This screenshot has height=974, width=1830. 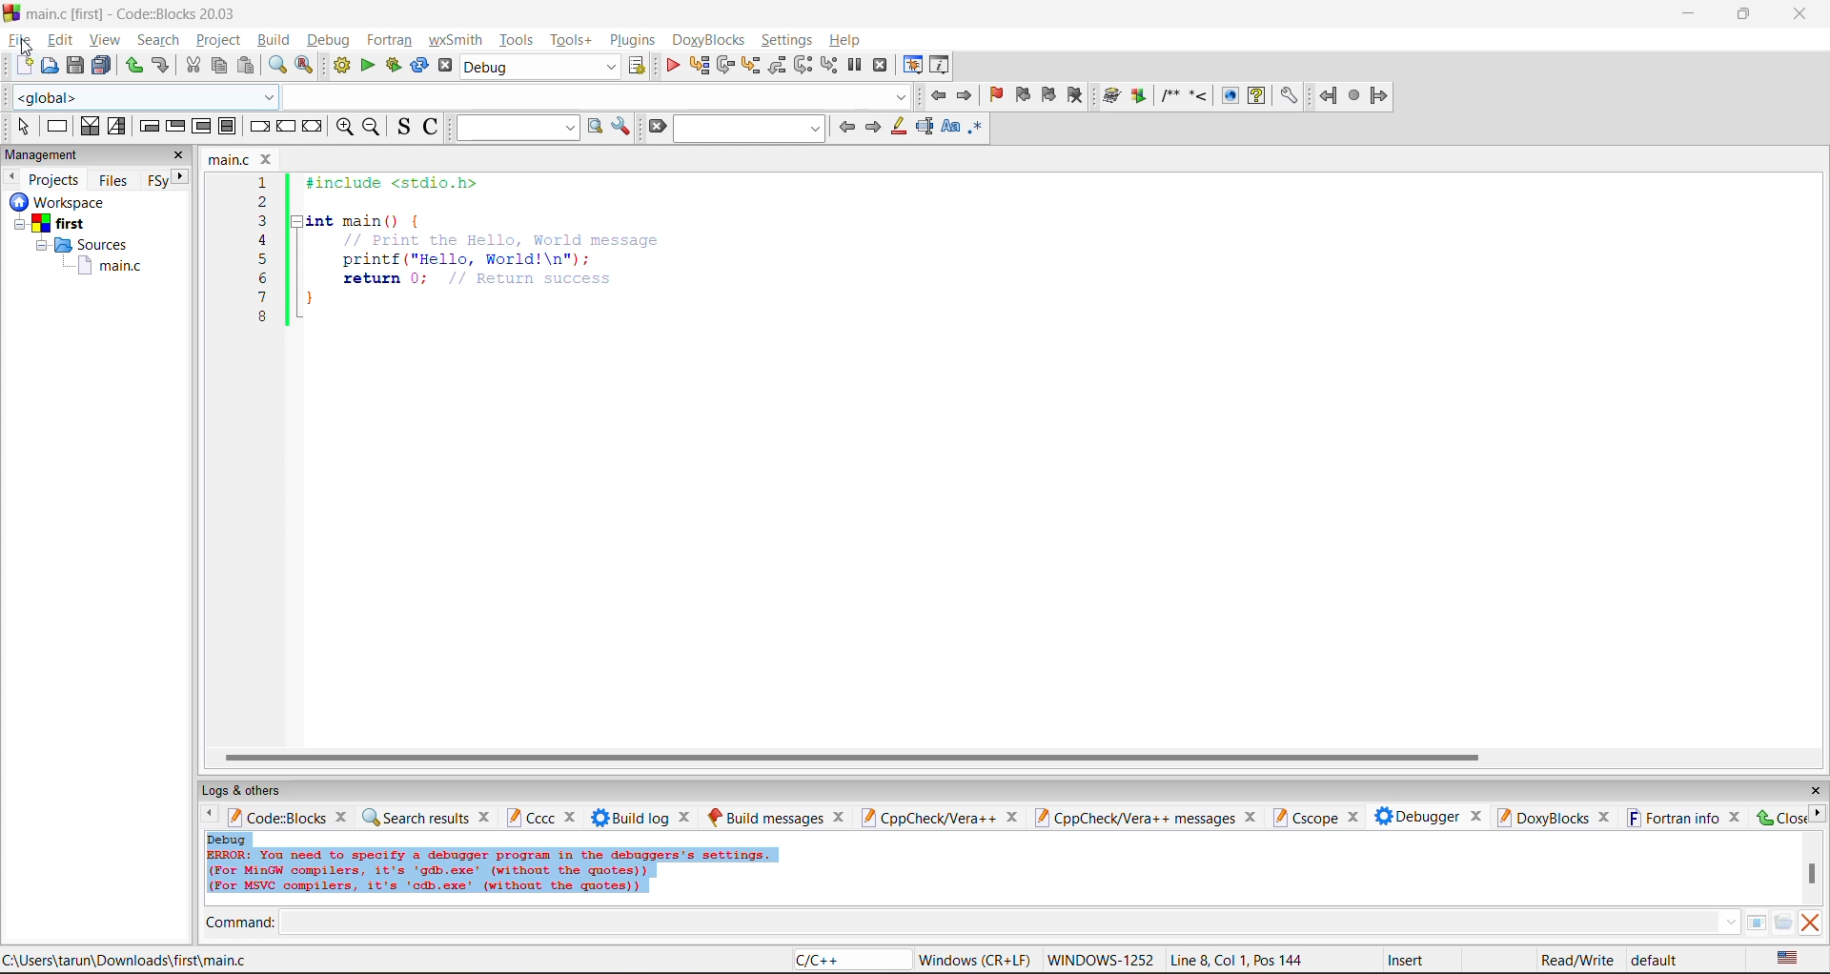 I want to click on run search, so click(x=594, y=127).